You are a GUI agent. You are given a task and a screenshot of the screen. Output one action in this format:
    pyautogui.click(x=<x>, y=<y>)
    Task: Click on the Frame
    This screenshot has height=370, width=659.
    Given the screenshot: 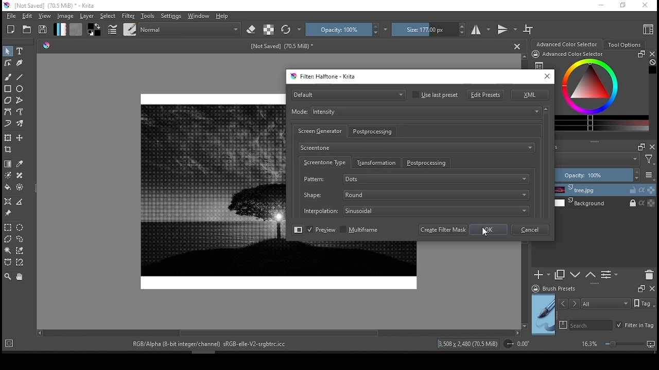 What is the action you would take?
    pyautogui.click(x=639, y=289)
    